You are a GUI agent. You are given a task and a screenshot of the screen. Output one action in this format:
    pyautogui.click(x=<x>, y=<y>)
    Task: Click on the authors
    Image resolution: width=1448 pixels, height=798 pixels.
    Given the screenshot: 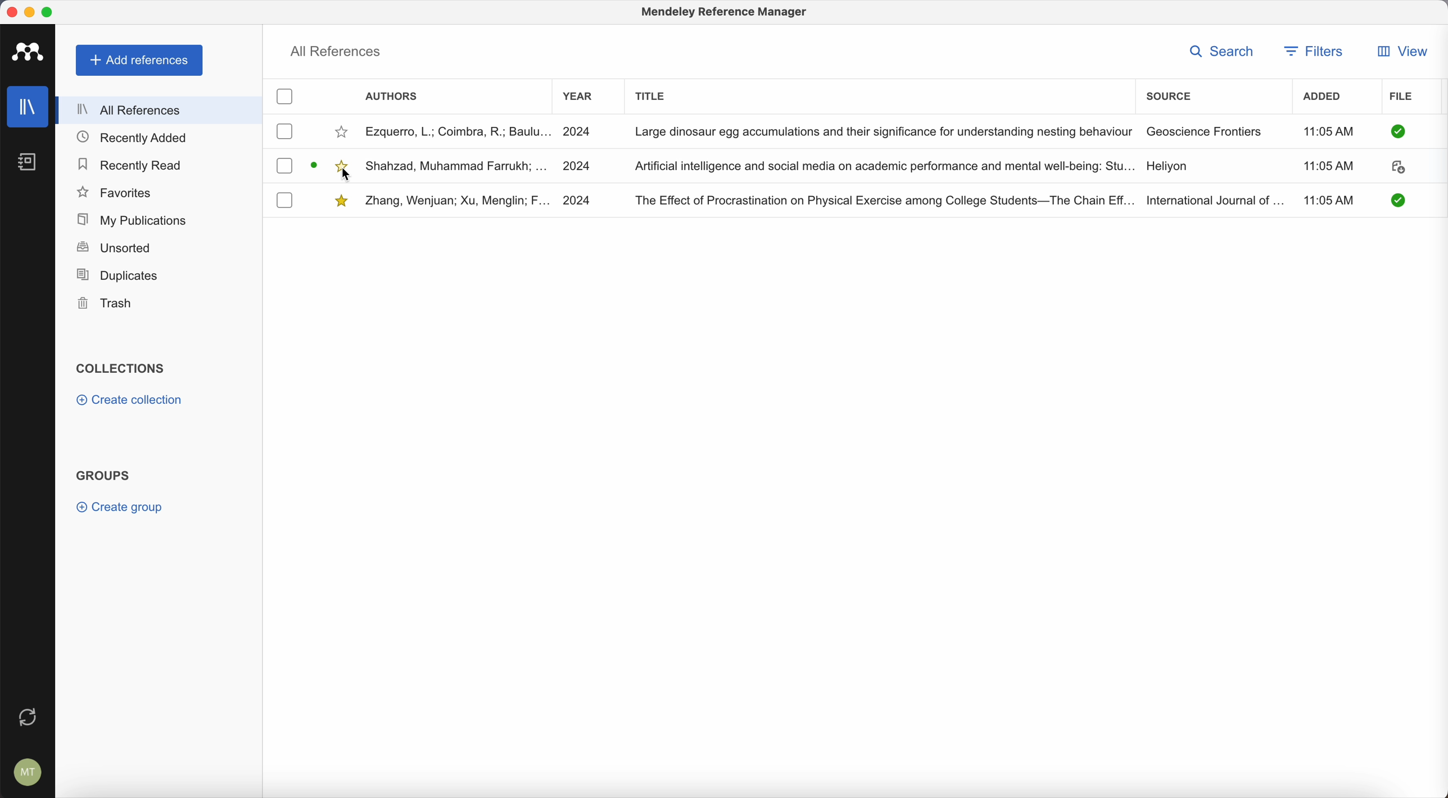 What is the action you would take?
    pyautogui.click(x=395, y=98)
    